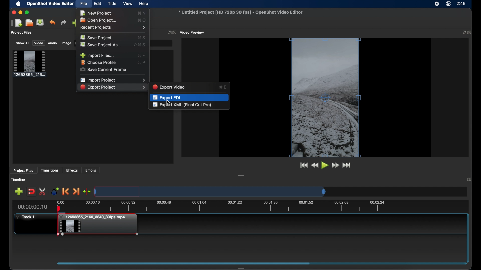 The image size is (481, 270). Describe the element at coordinates (169, 87) in the screenshot. I see `export video` at that location.